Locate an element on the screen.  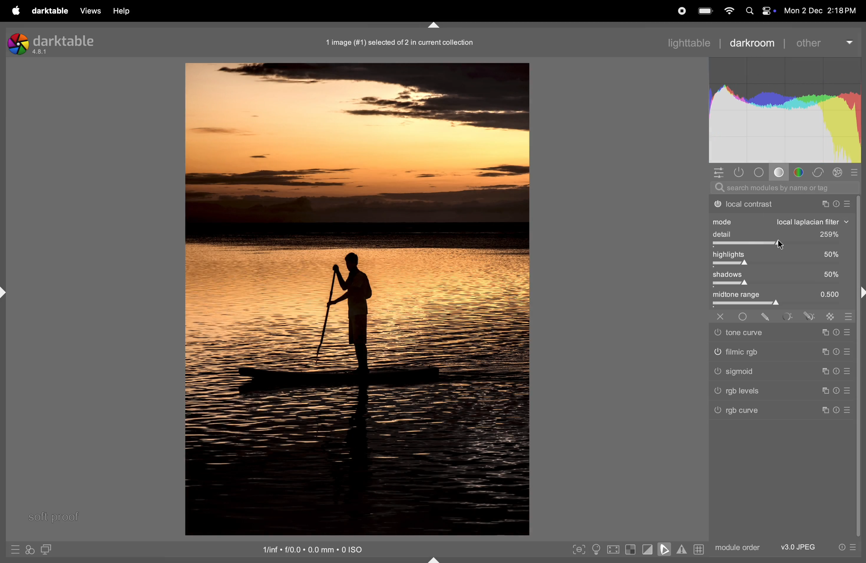
local contrast is located at coordinates (780, 204).